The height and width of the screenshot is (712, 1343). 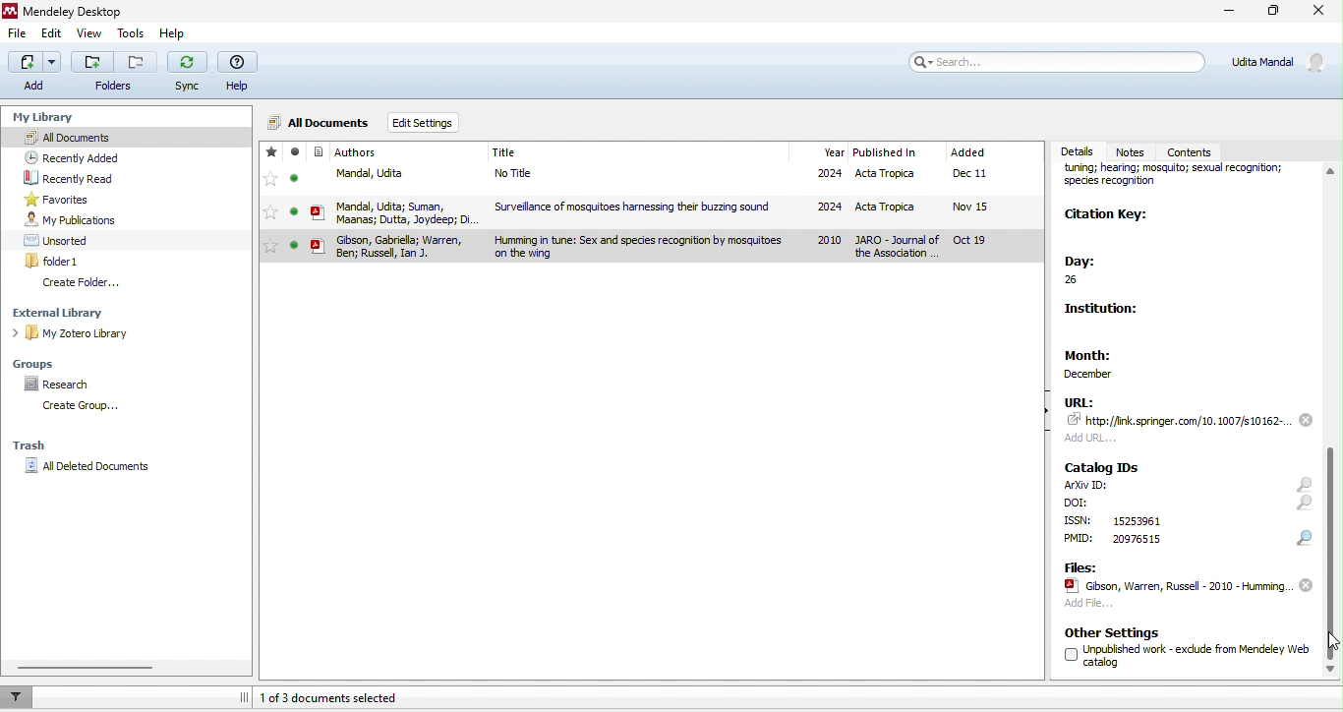 What do you see at coordinates (295, 183) in the screenshot?
I see `seen/unseen` at bounding box center [295, 183].